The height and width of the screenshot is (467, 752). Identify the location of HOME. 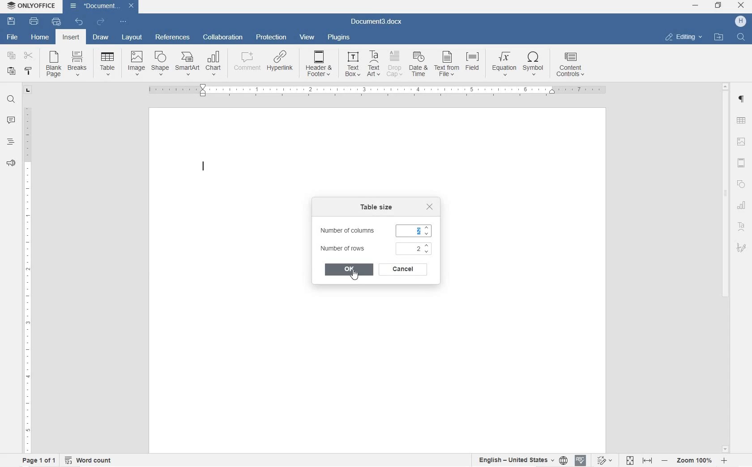
(41, 36).